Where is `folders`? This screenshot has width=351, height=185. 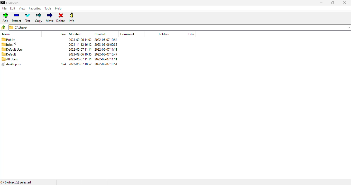 folders is located at coordinates (164, 34).